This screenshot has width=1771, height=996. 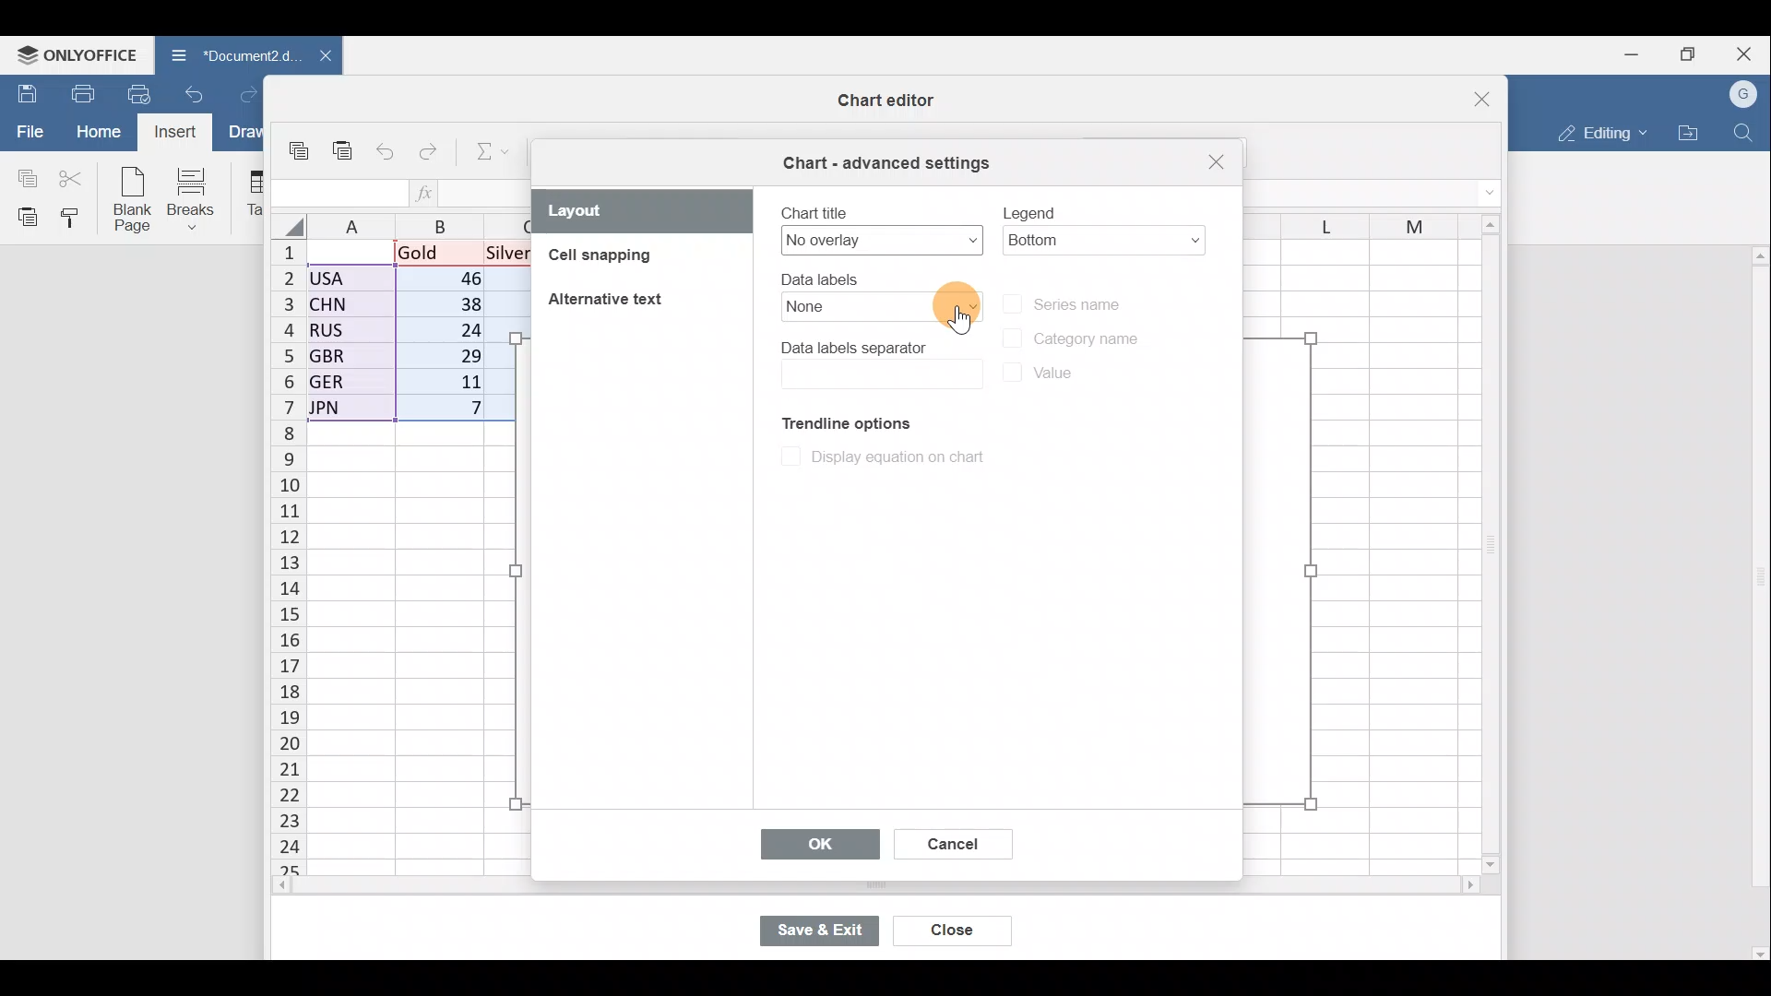 What do you see at coordinates (837, 420) in the screenshot?
I see `Trendline options` at bounding box center [837, 420].